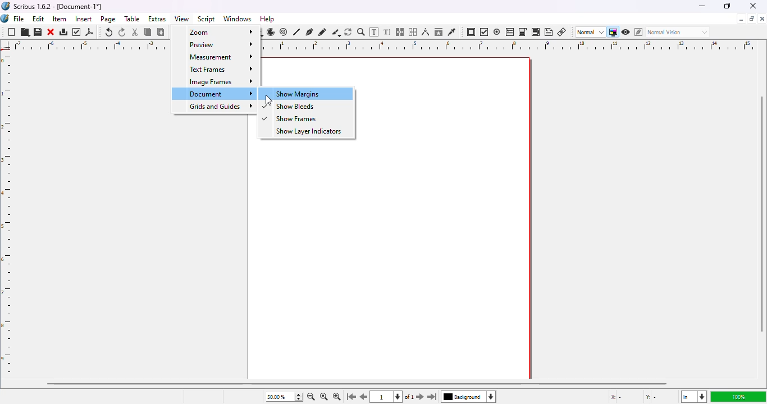 This screenshot has width=767, height=404. What do you see at coordinates (90, 32) in the screenshot?
I see `export as PDF` at bounding box center [90, 32].